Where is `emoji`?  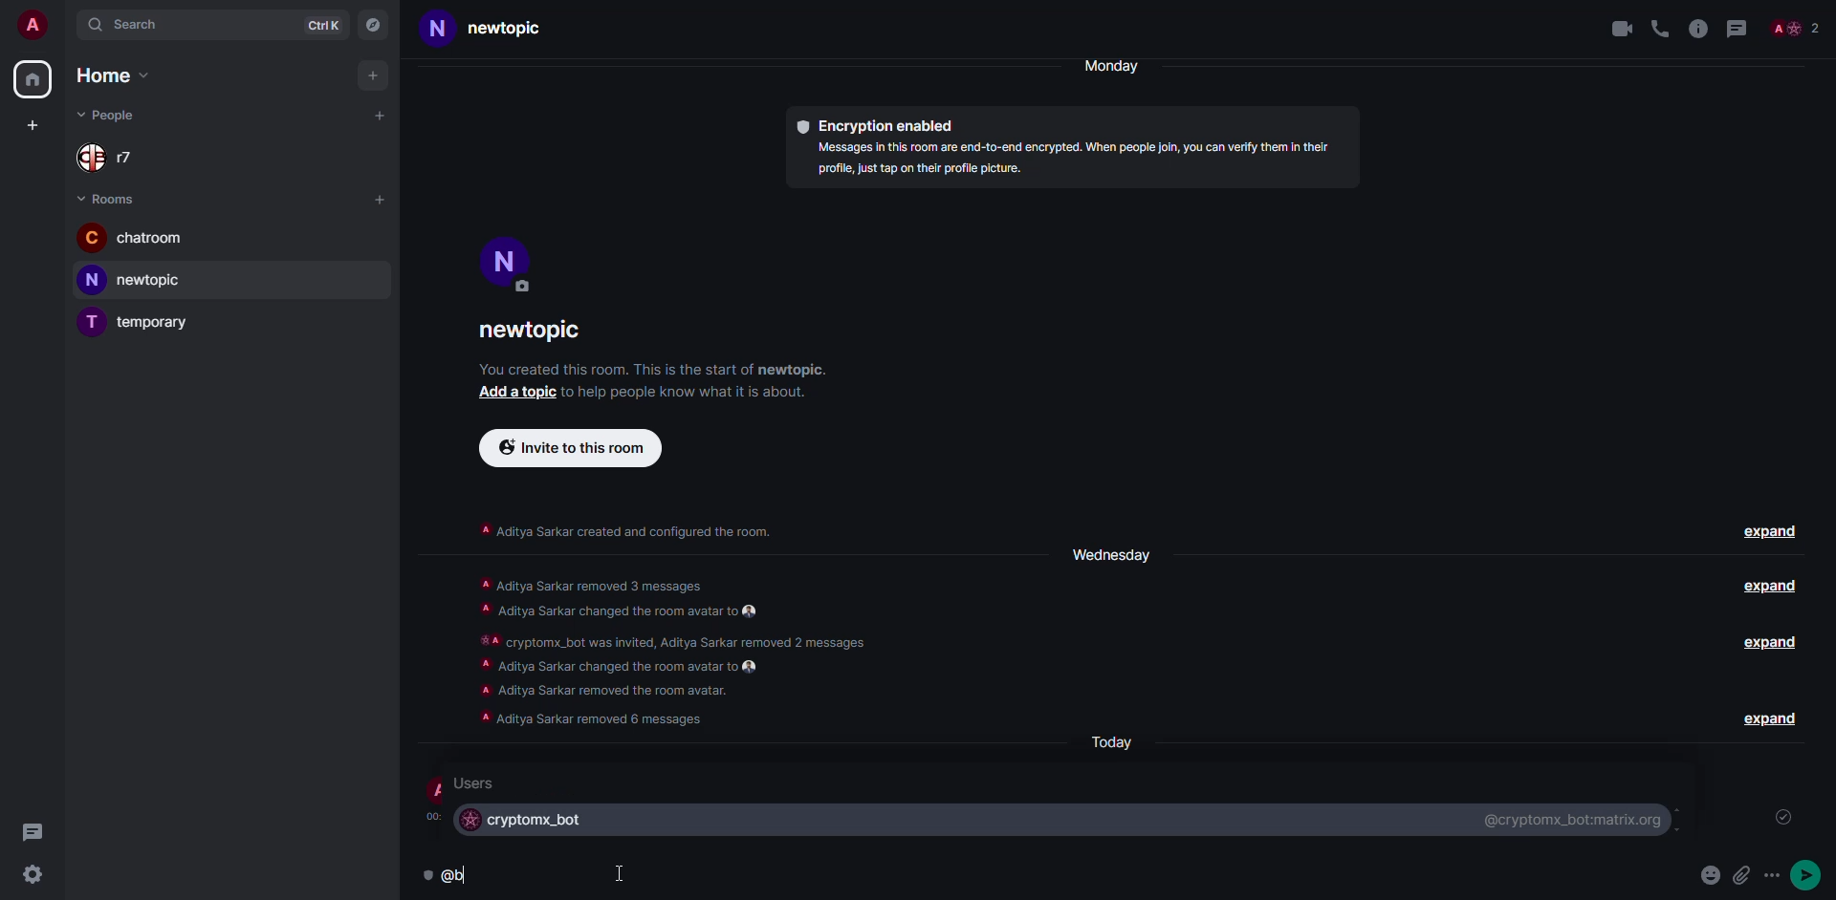 emoji is located at coordinates (1711, 873).